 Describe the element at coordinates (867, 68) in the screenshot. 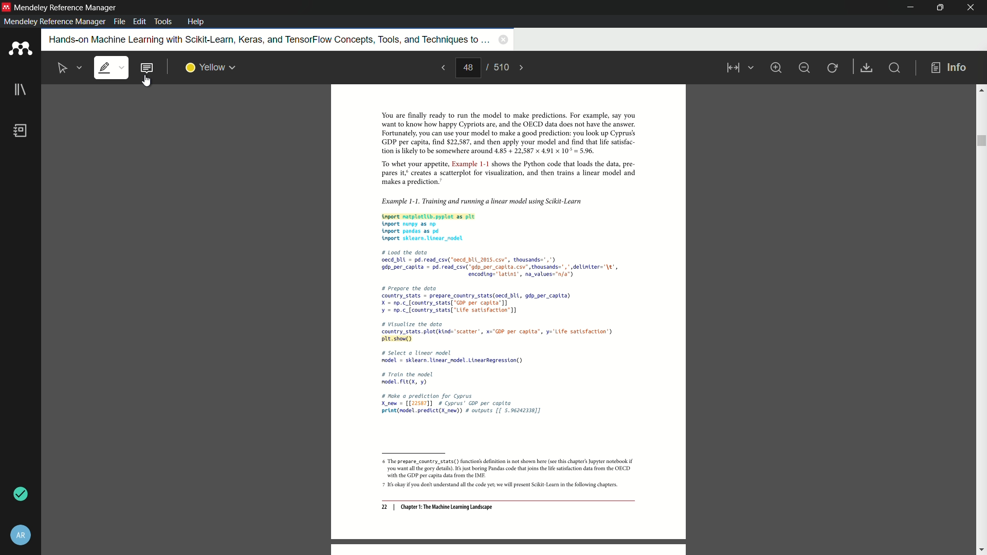

I see `save` at that location.